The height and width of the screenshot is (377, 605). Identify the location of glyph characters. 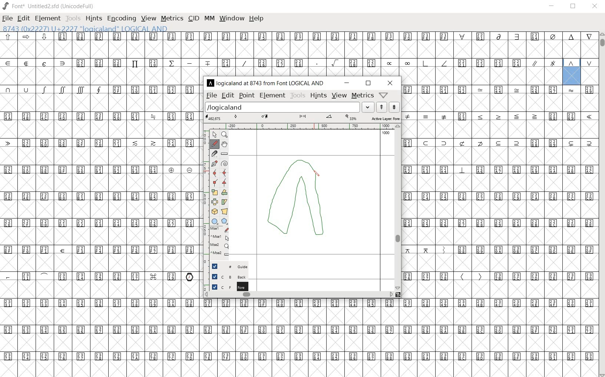
(383, 54).